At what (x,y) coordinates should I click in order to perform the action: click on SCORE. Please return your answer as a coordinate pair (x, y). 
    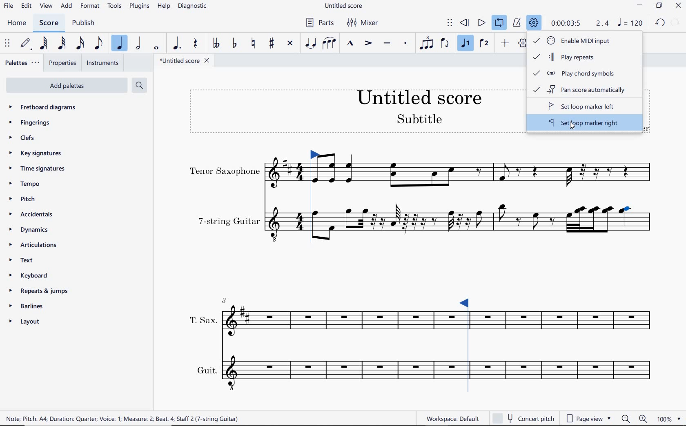
    Looking at the image, I should click on (48, 23).